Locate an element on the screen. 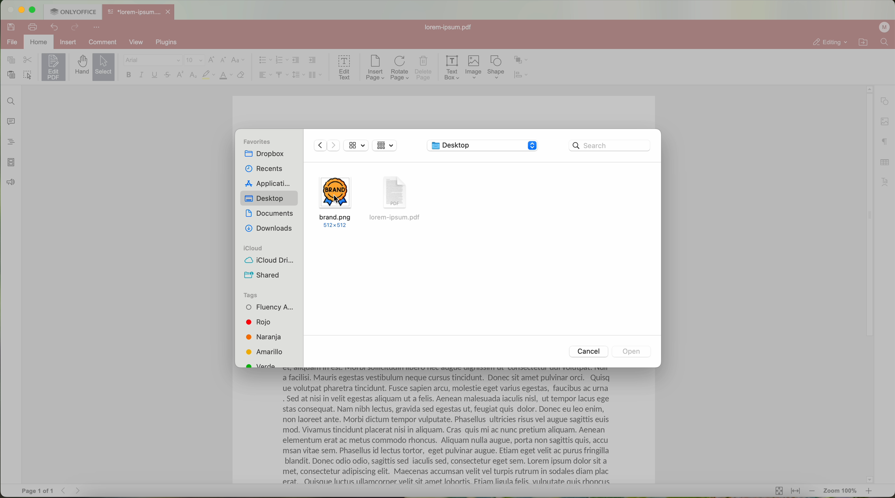  change case is located at coordinates (238, 60).